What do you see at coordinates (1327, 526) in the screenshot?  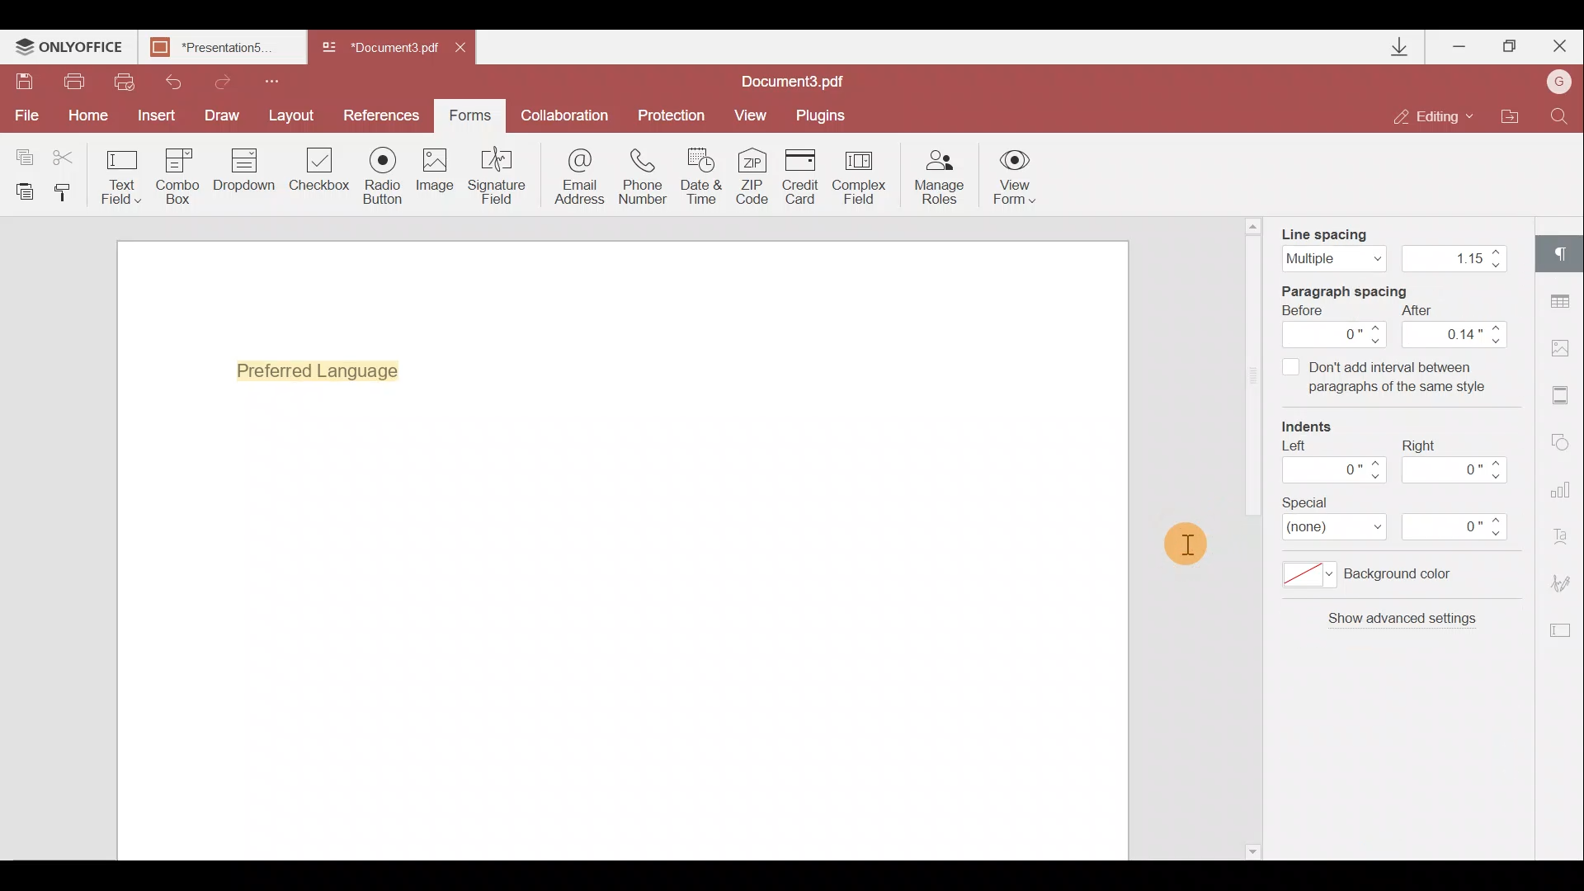 I see `(none)` at bounding box center [1327, 526].